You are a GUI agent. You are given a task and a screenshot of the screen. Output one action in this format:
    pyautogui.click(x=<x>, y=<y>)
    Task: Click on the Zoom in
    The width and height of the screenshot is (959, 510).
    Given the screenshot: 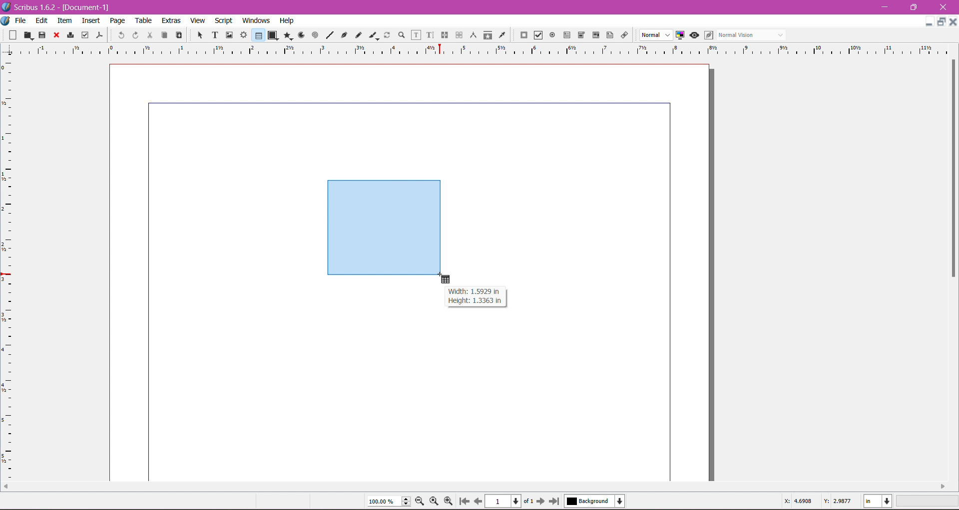 What is the action you would take?
    pyautogui.click(x=449, y=501)
    